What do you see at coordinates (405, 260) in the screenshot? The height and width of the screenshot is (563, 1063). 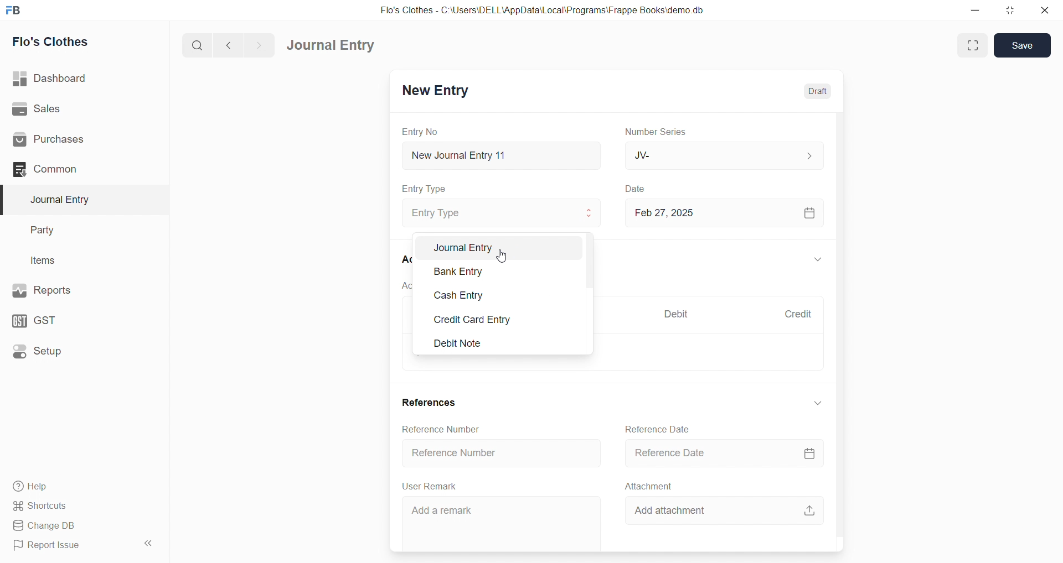 I see `Accounts` at bounding box center [405, 260].